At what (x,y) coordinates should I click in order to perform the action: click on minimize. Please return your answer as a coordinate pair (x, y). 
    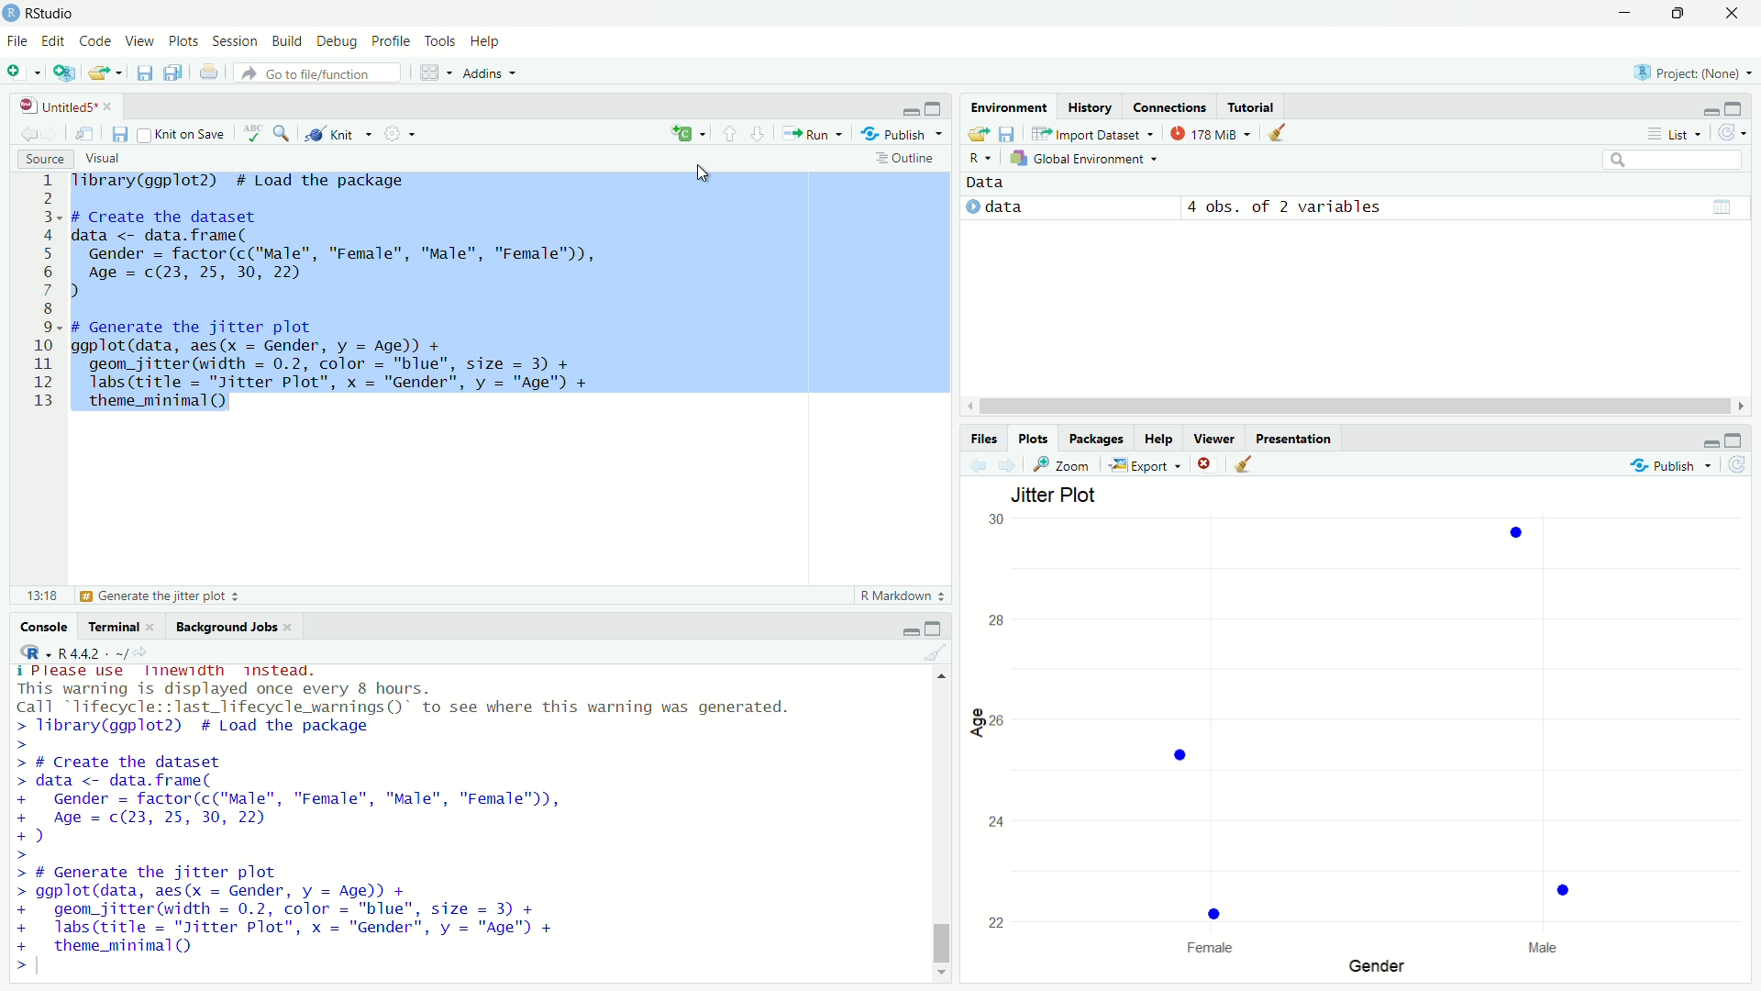
    Looking at the image, I should click on (1703, 440).